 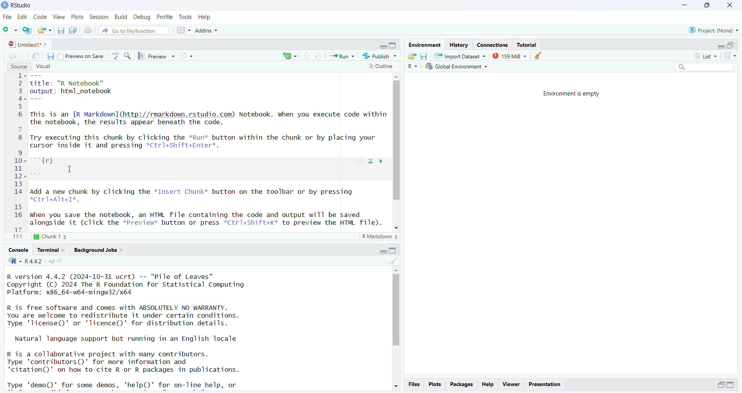 I want to click on R markdown, so click(x=381, y=238).